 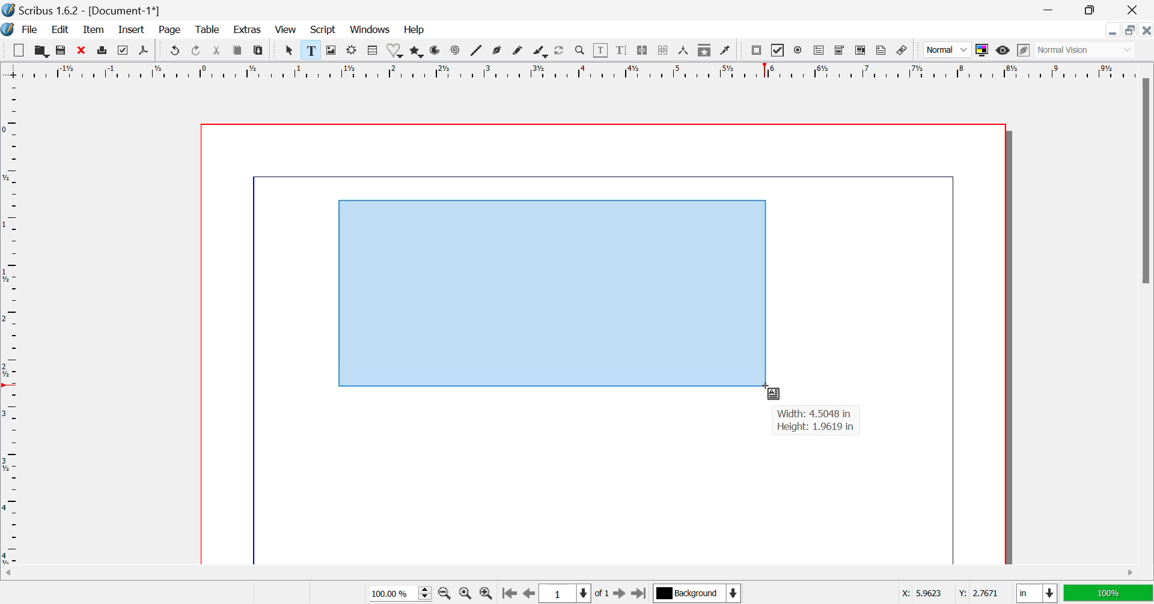 What do you see at coordinates (696, 593) in the screenshot?
I see `Background` at bounding box center [696, 593].